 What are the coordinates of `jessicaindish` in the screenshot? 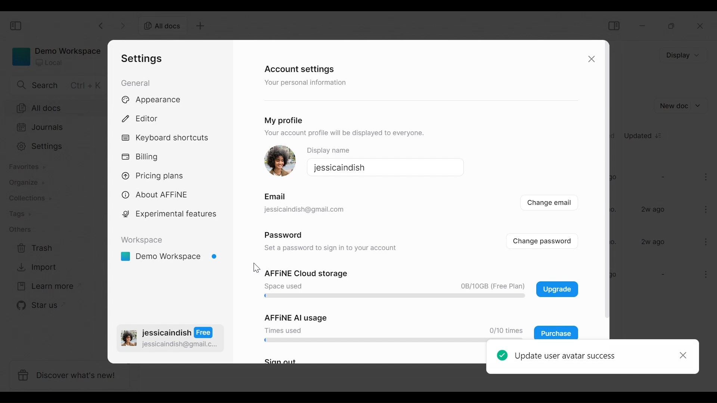 It's located at (338, 167).